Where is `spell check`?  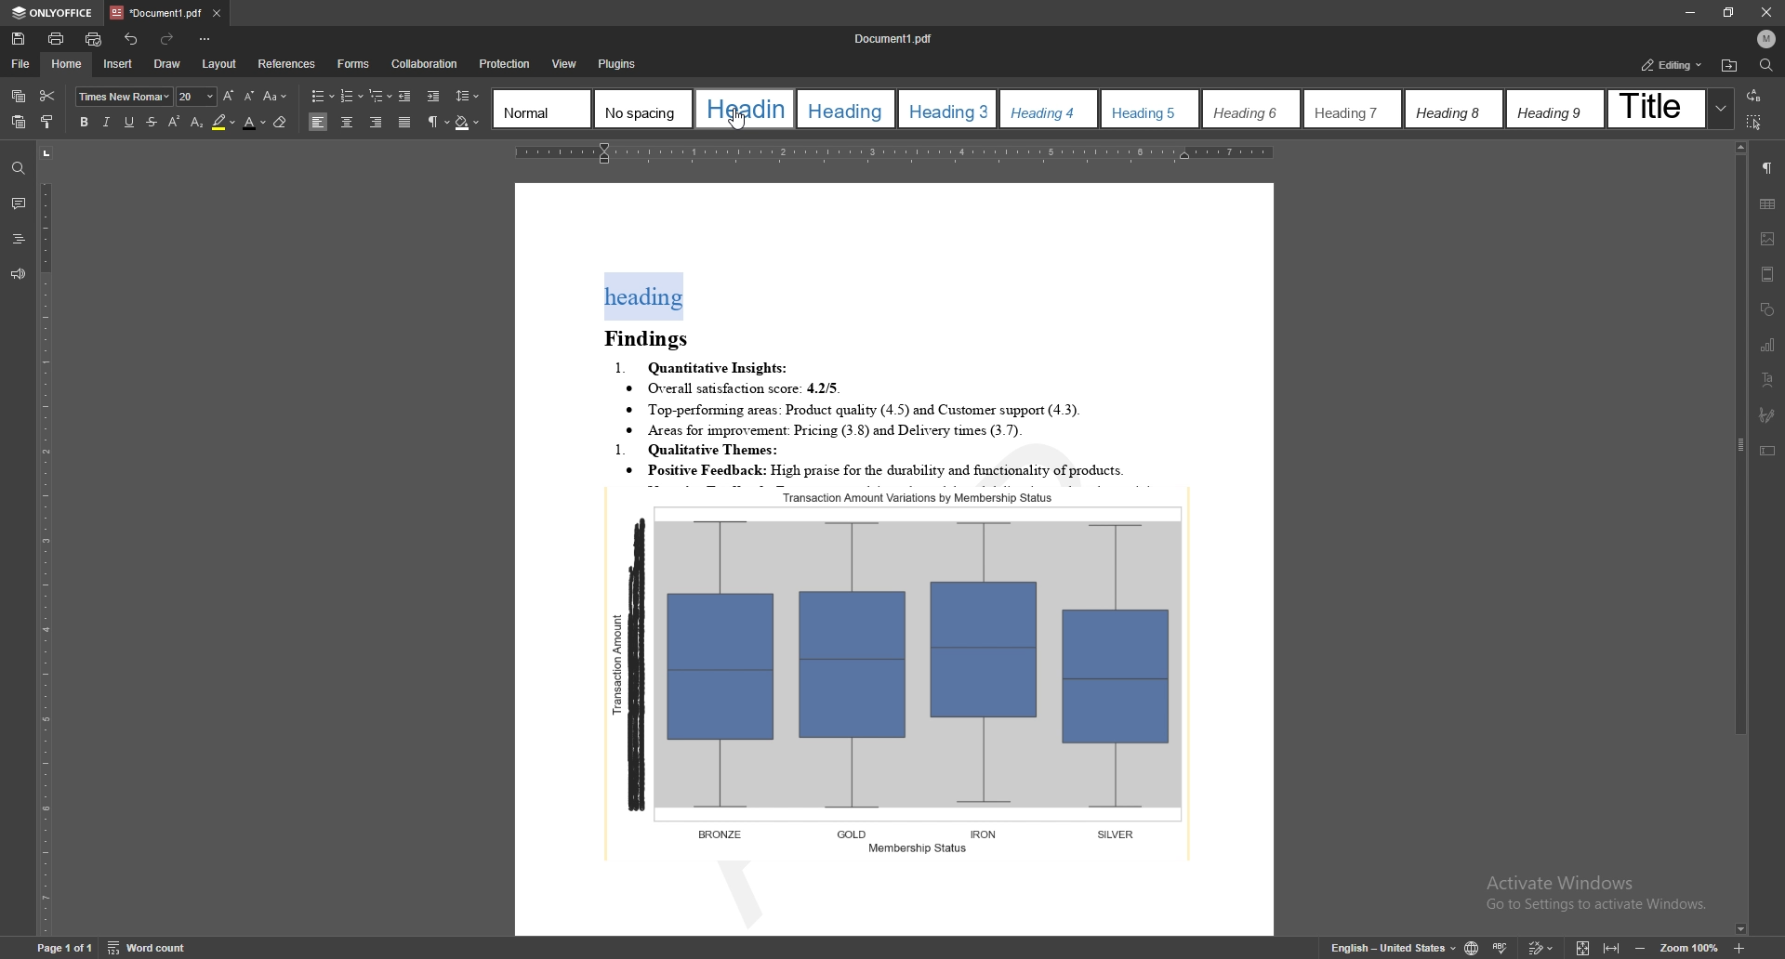 spell check is located at coordinates (1500, 949).